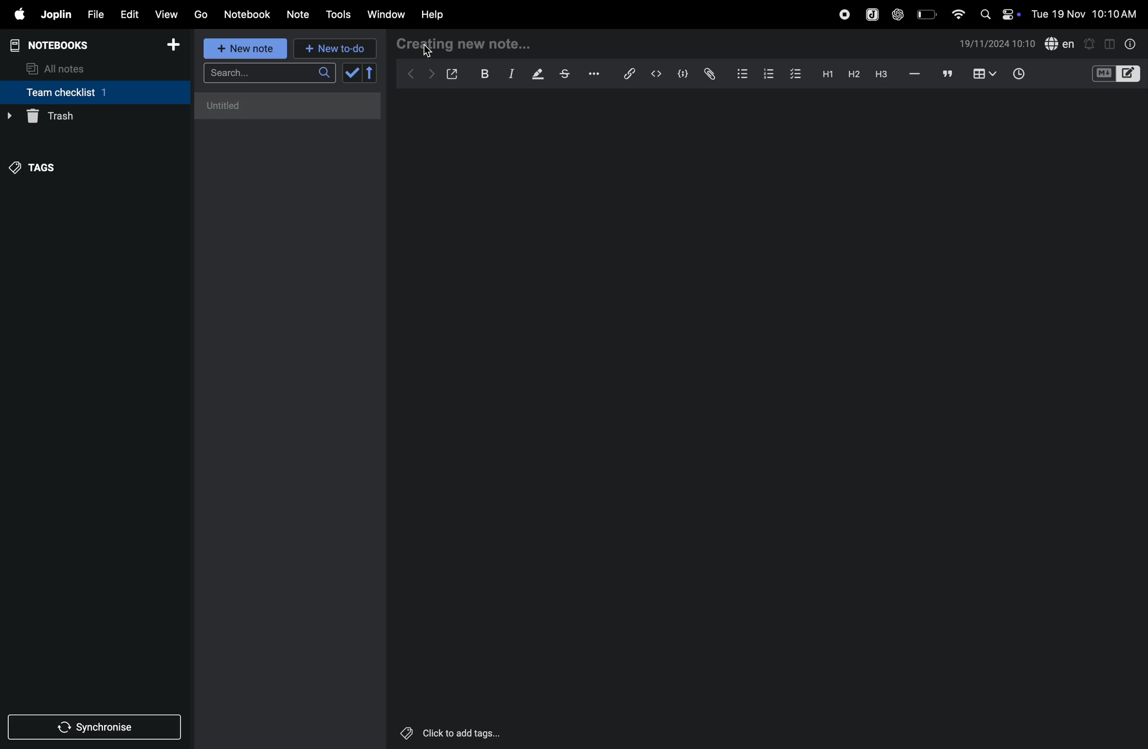  I want to click on open window, so click(452, 72).